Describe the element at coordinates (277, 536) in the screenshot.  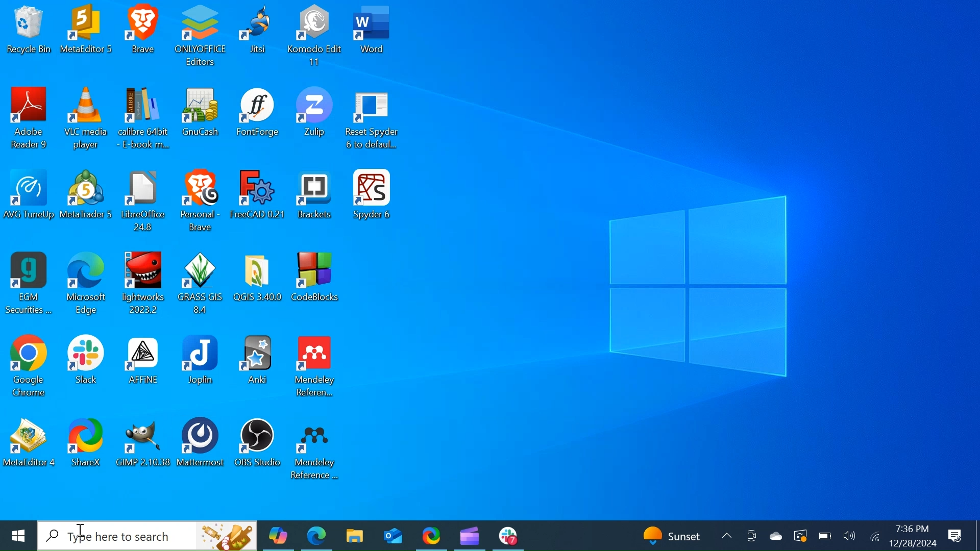
I see `Copilot` at that location.